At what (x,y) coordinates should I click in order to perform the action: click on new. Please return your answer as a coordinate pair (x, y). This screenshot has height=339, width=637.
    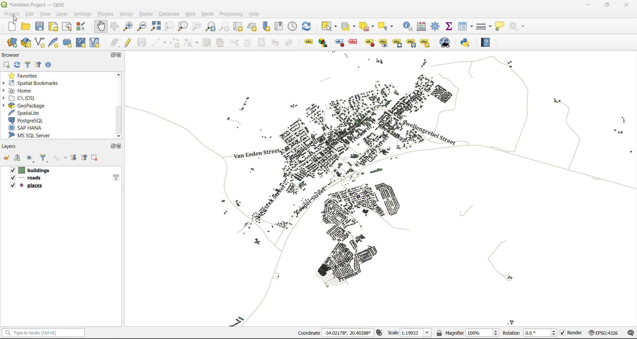
    Looking at the image, I should click on (12, 26).